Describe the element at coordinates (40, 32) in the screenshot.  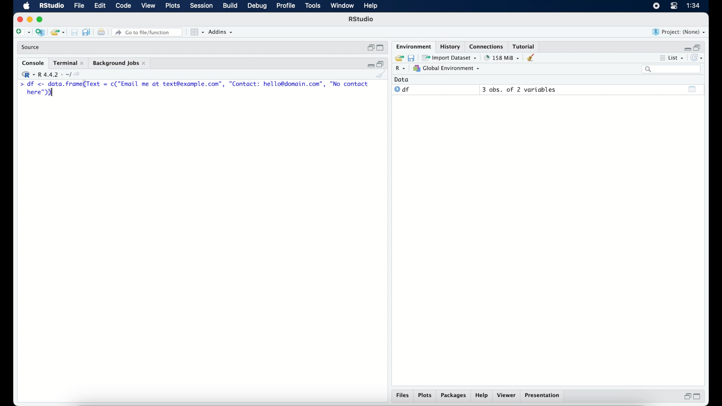
I see `create new project` at that location.